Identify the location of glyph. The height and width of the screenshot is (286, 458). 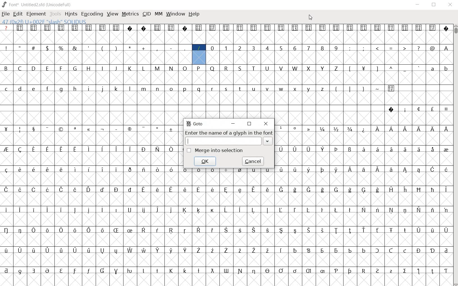
(199, 89).